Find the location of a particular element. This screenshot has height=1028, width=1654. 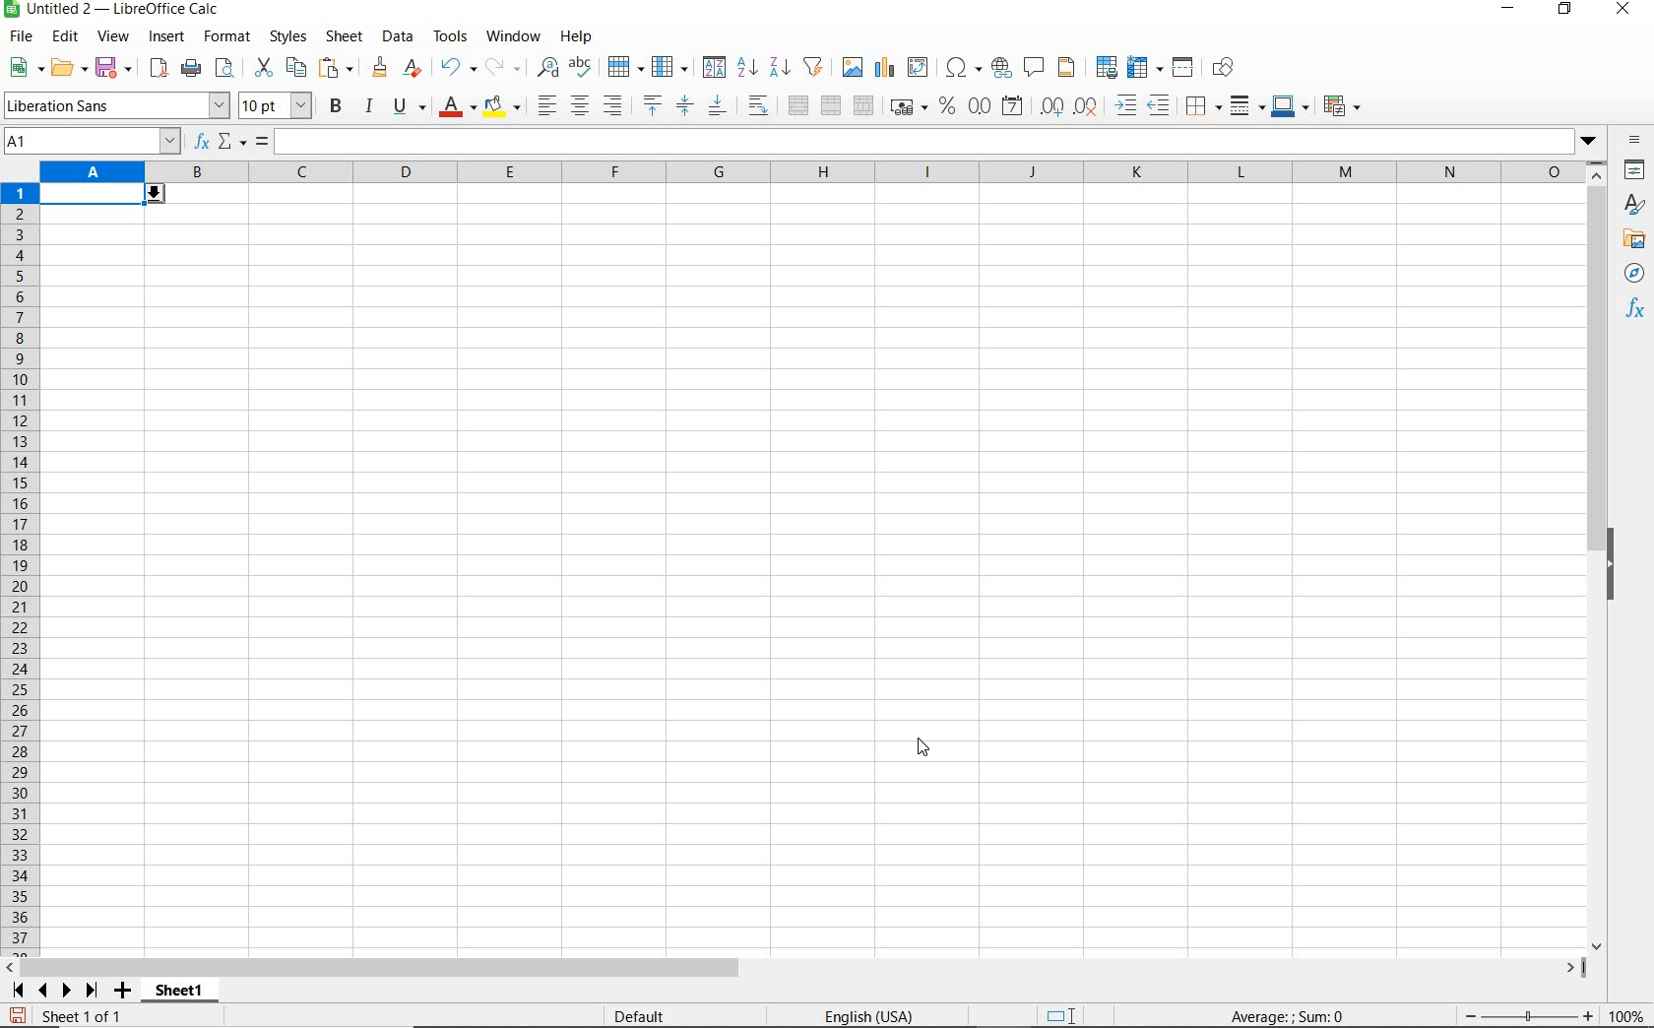

zoom factor is located at coordinates (1627, 1015).